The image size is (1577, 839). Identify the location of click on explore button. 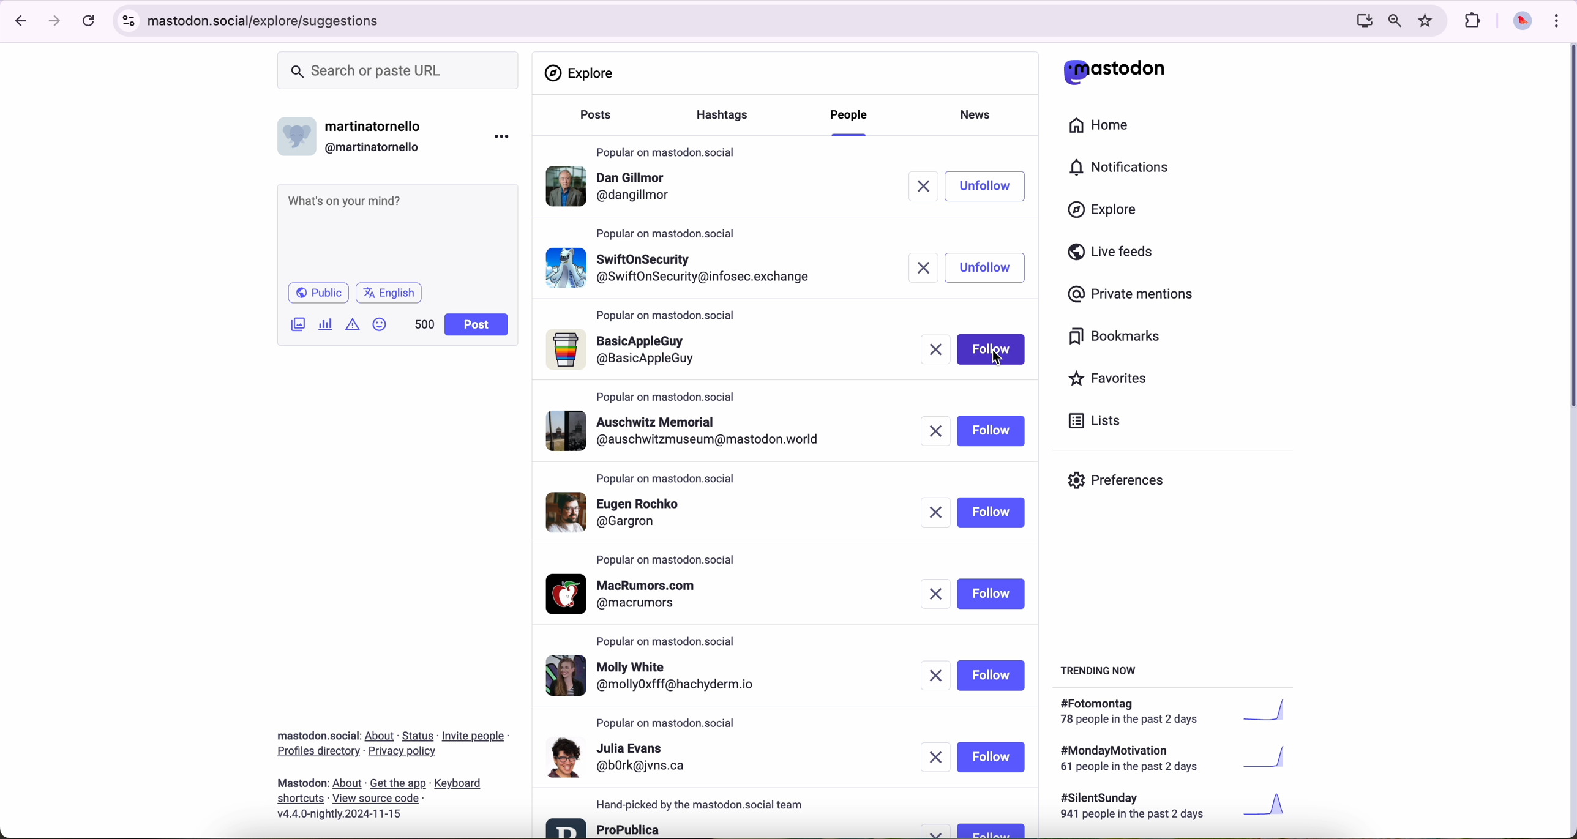
(1106, 215).